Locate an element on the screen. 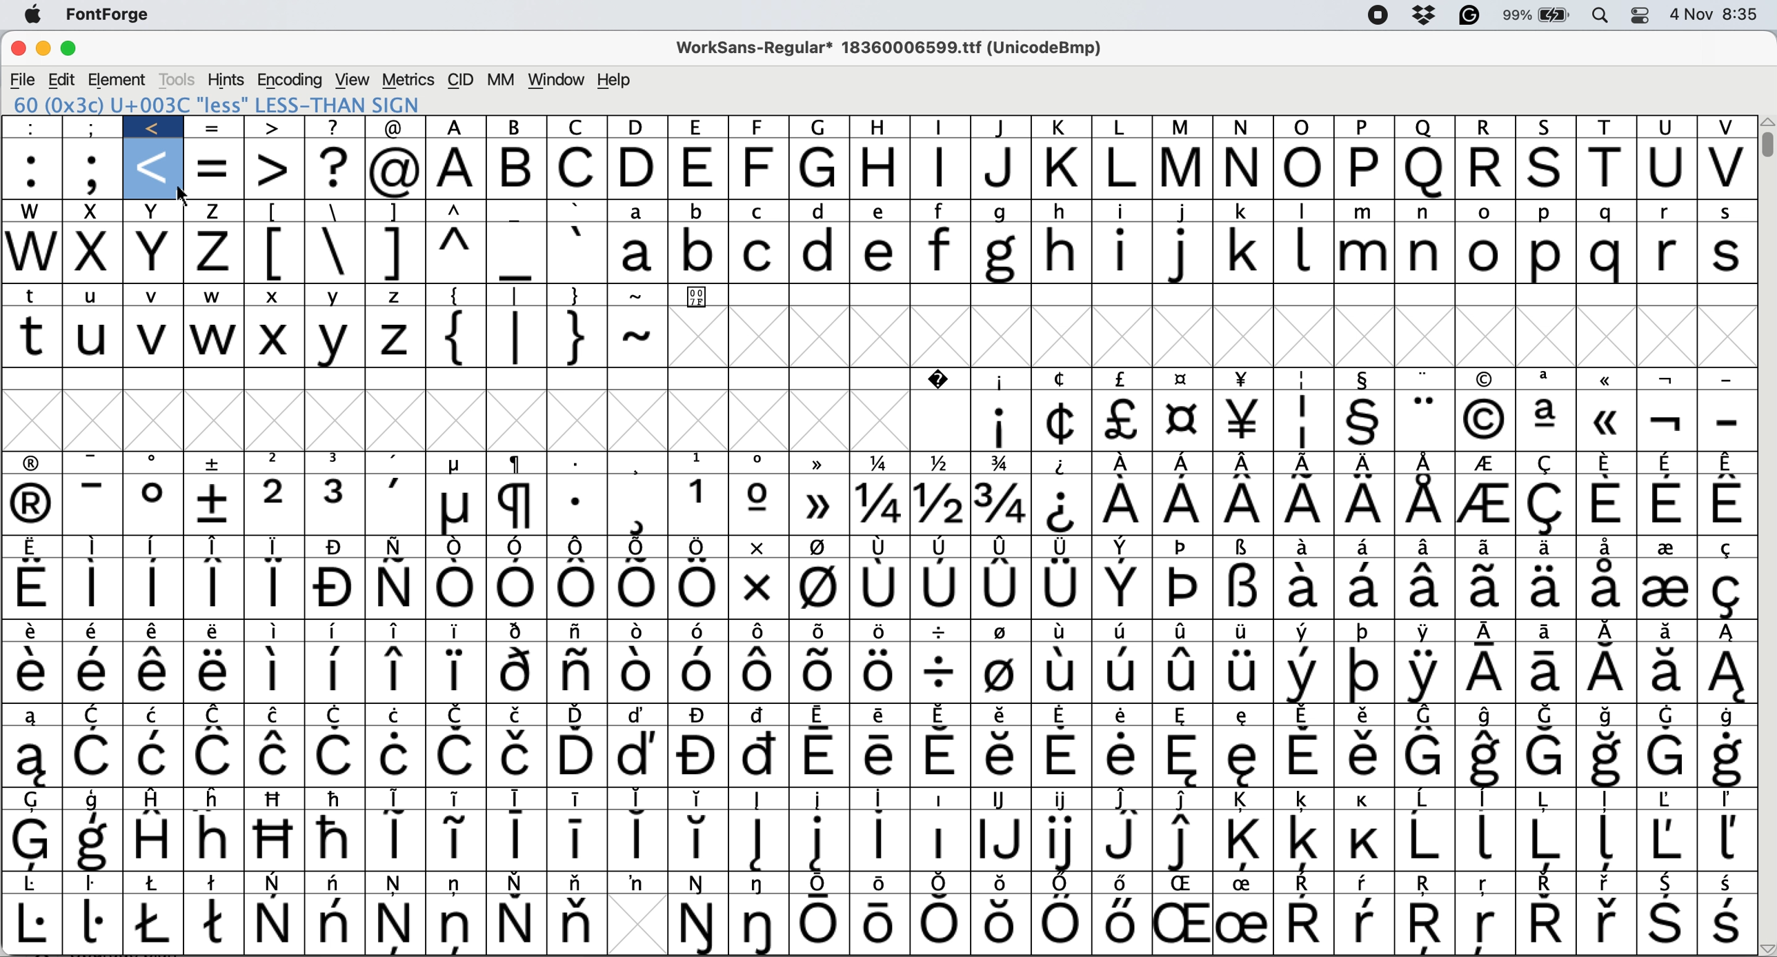 The height and width of the screenshot is (957, 1777). Symbol is located at coordinates (1123, 587).